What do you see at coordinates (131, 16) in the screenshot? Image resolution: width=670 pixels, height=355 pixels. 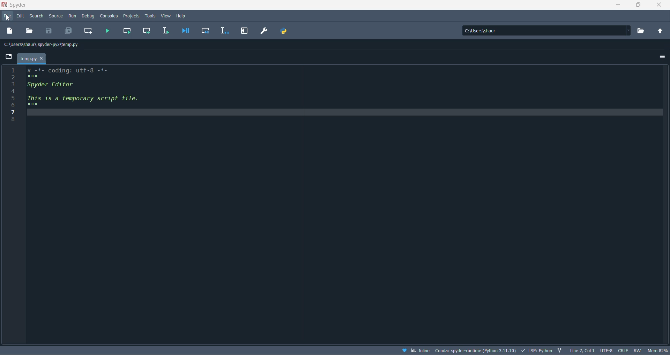 I see `projects` at bounding box center [131, 16].